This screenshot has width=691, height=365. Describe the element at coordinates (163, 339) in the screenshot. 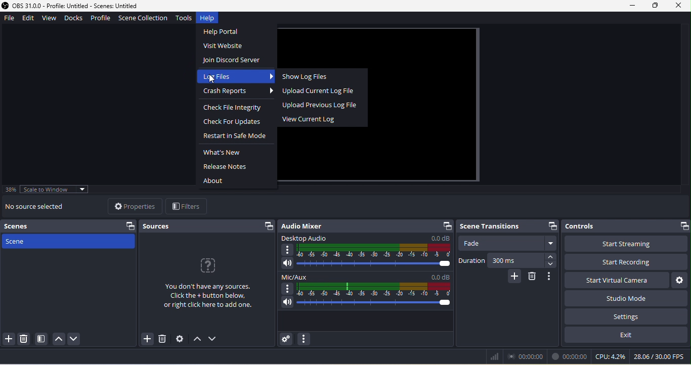

I see `remove selected source` at that location.